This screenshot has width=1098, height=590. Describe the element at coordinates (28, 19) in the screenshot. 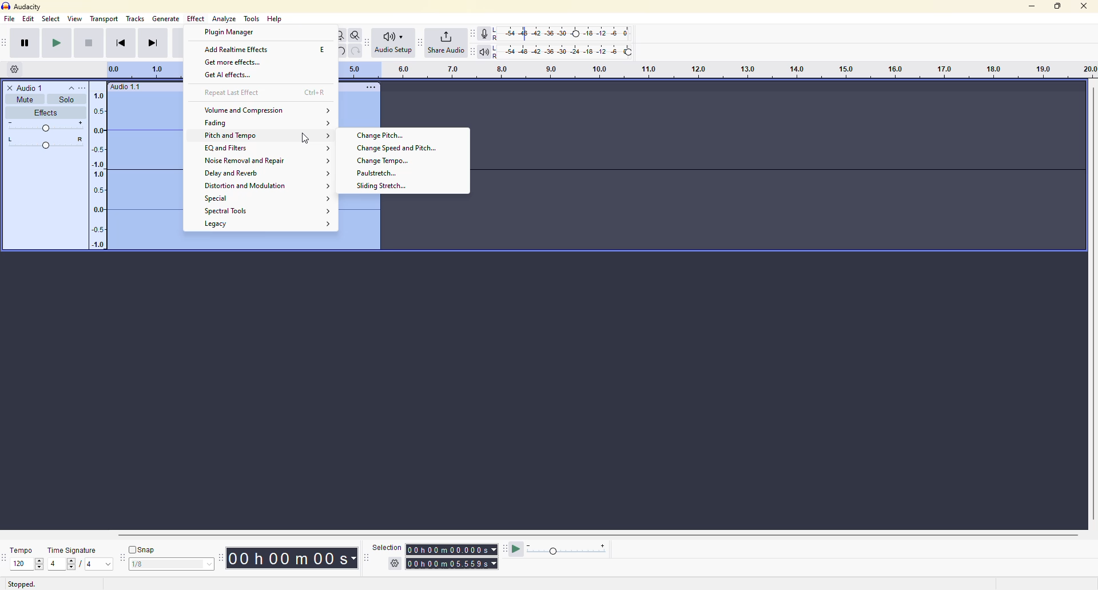

I see `edit` at that location.